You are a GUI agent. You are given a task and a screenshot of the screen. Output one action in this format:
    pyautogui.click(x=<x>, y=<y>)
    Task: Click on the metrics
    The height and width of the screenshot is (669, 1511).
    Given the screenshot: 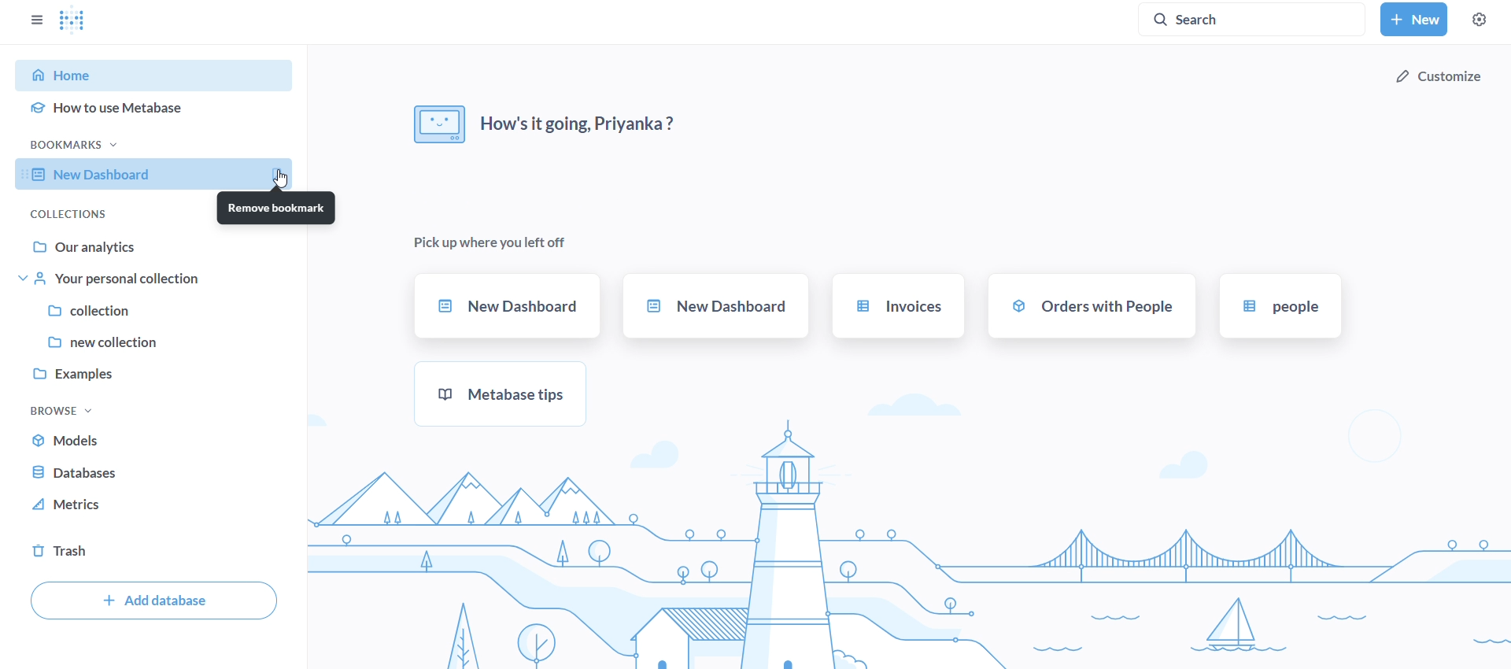 What is the action you would take?
    pyautogui.click(x=76, y=505)
    